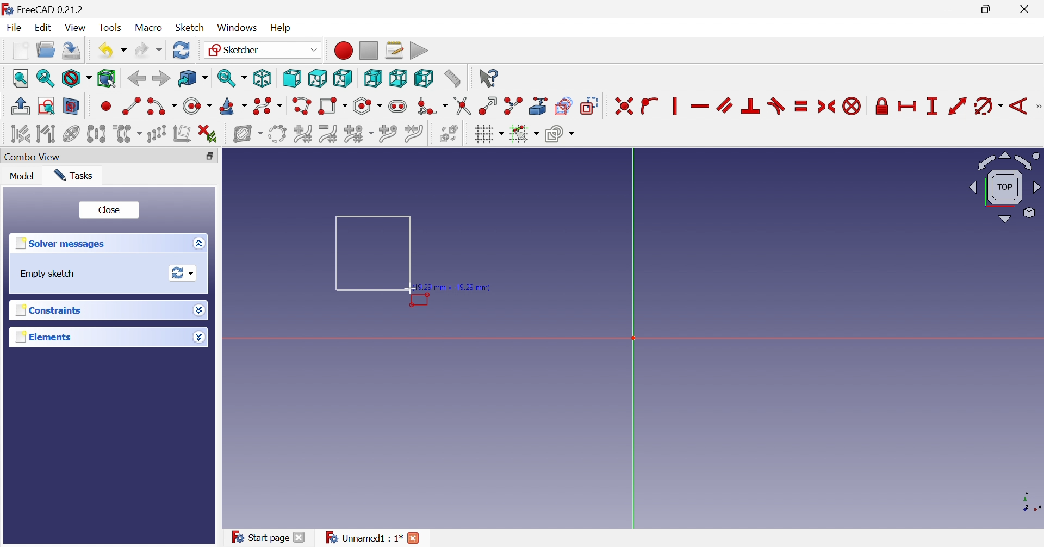 The height and width of the screenshot is (547, 1044). I want to click on 19.29mm, -19.29mm, so click(454, 287).